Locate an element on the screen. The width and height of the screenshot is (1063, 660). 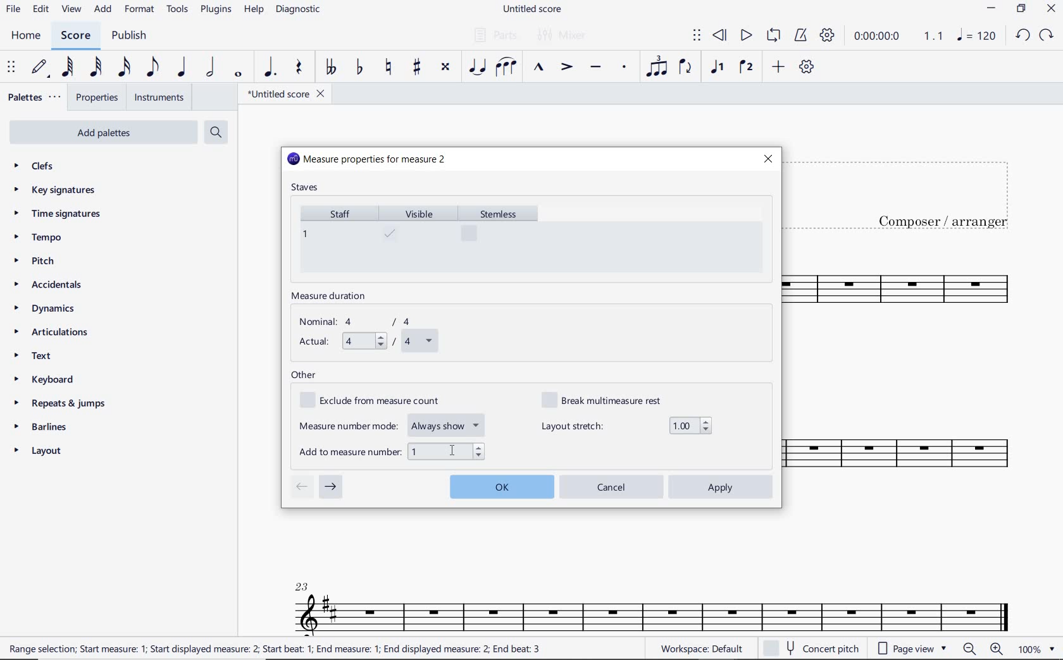
layout stretch is located at coordinates (626, 425).